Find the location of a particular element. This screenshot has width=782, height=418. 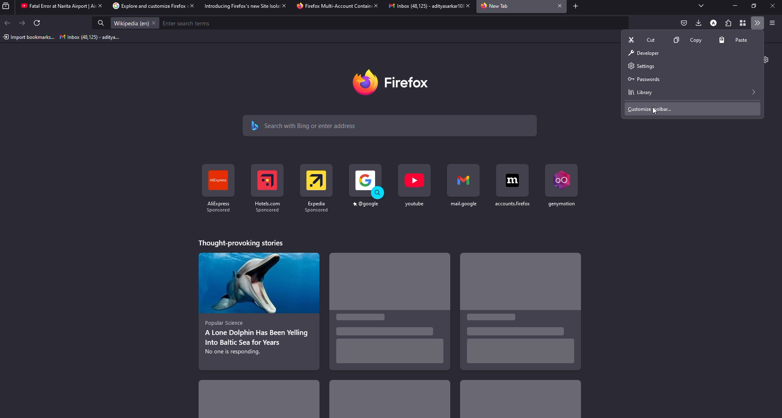

view recent is located at coordinates (7, 6).